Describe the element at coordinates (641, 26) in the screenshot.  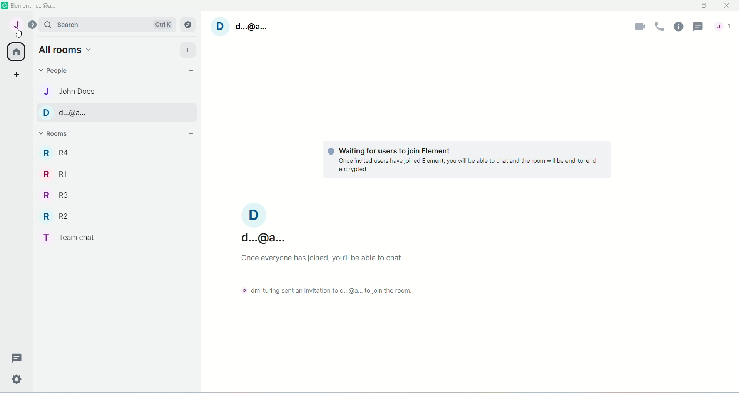
I see `Video call` at that location.